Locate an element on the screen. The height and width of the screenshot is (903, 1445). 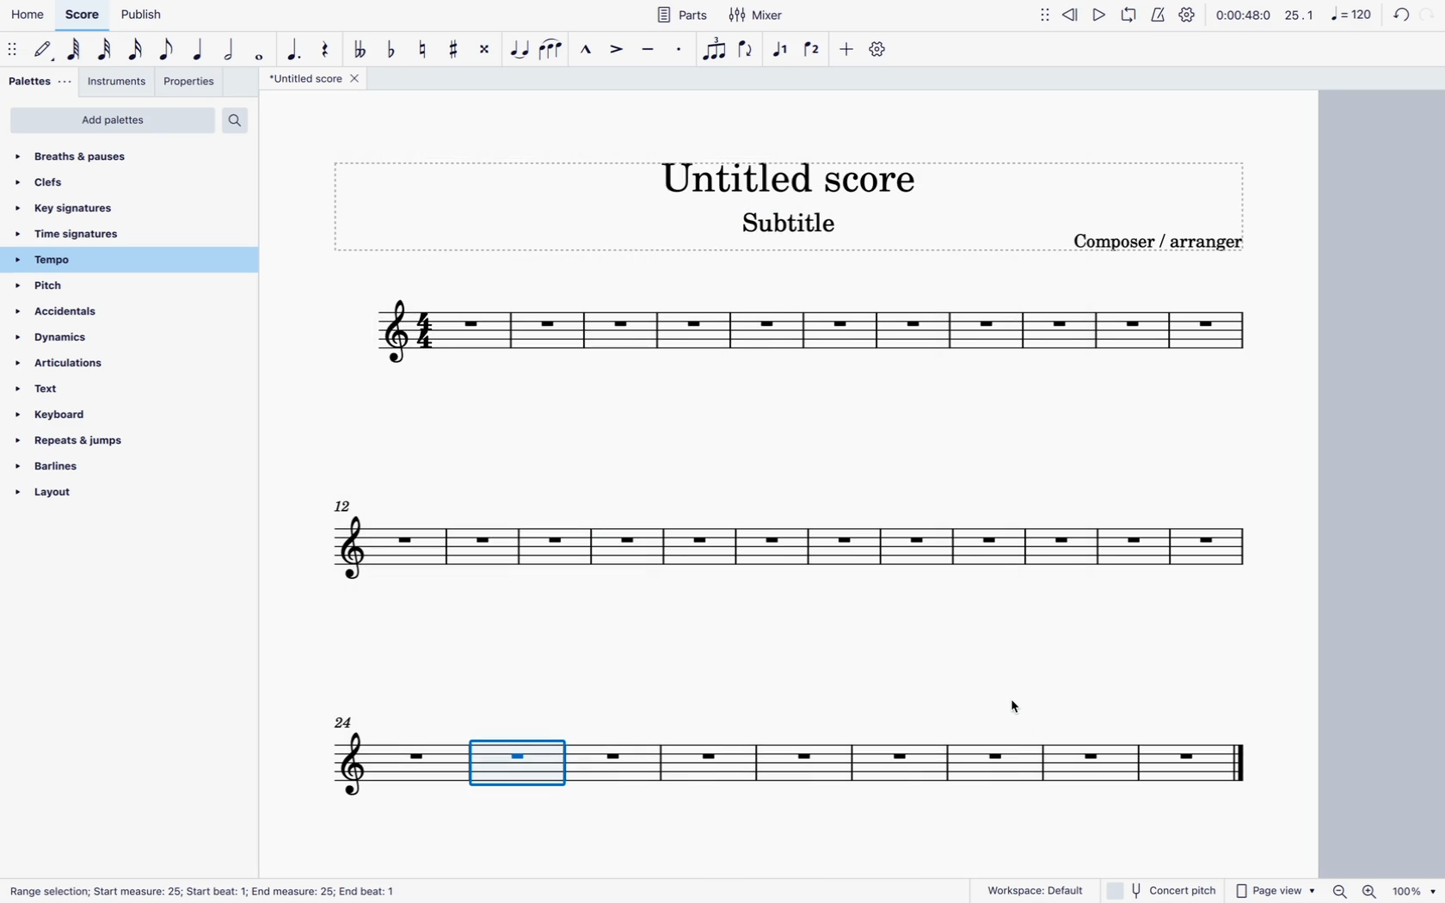
score is located at coordinates (815, 333).